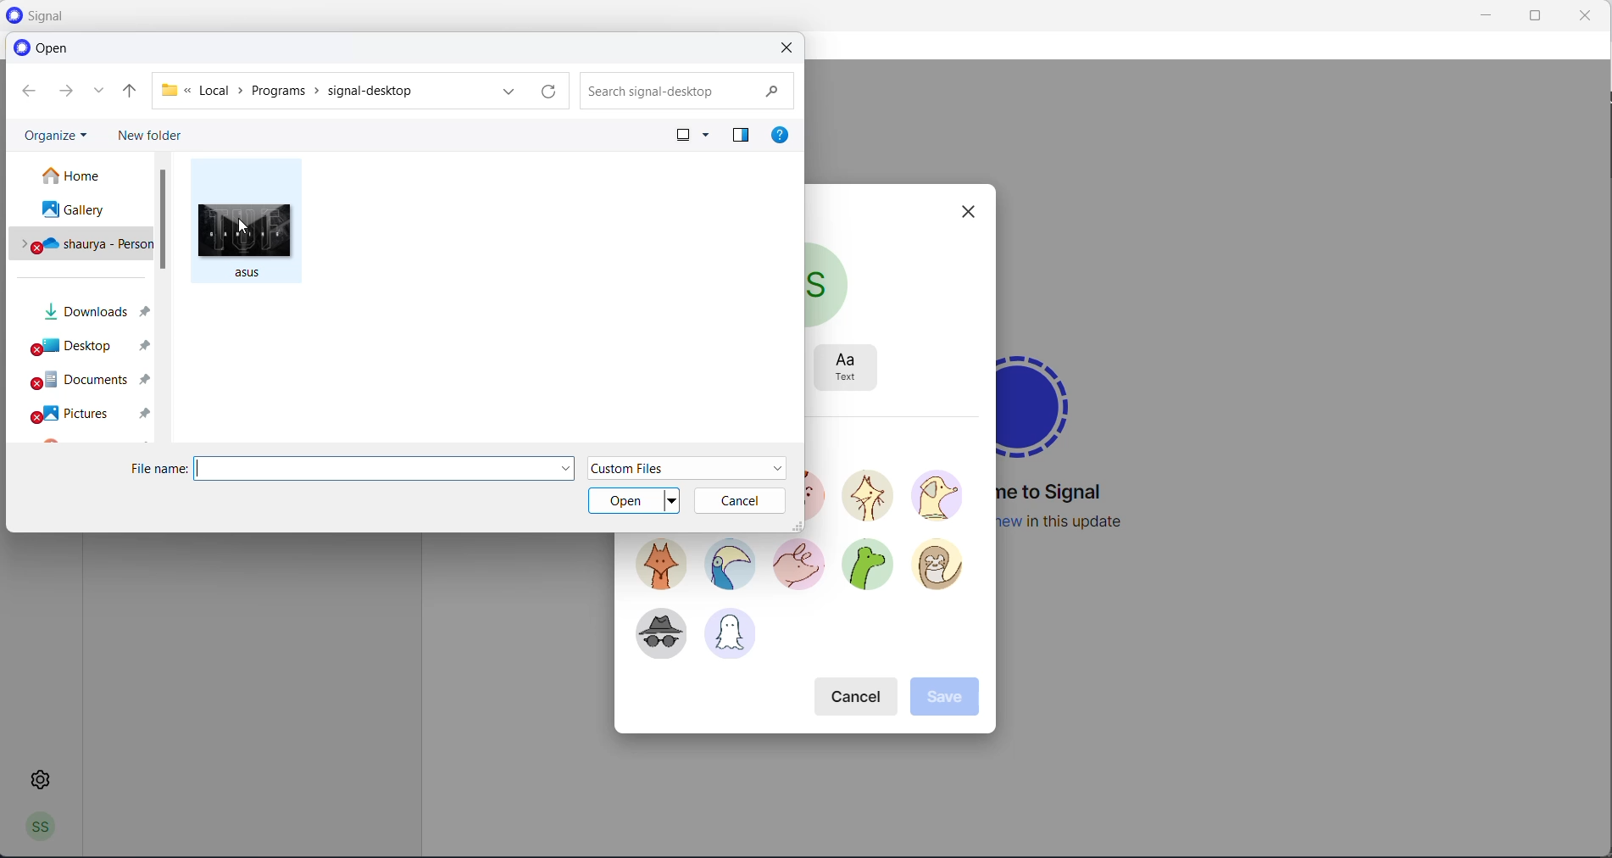 This screenshot has width=1612, height=858. Describe the element at coordinates (1479, 15) in the screenshot. I see `minimize` at that location.